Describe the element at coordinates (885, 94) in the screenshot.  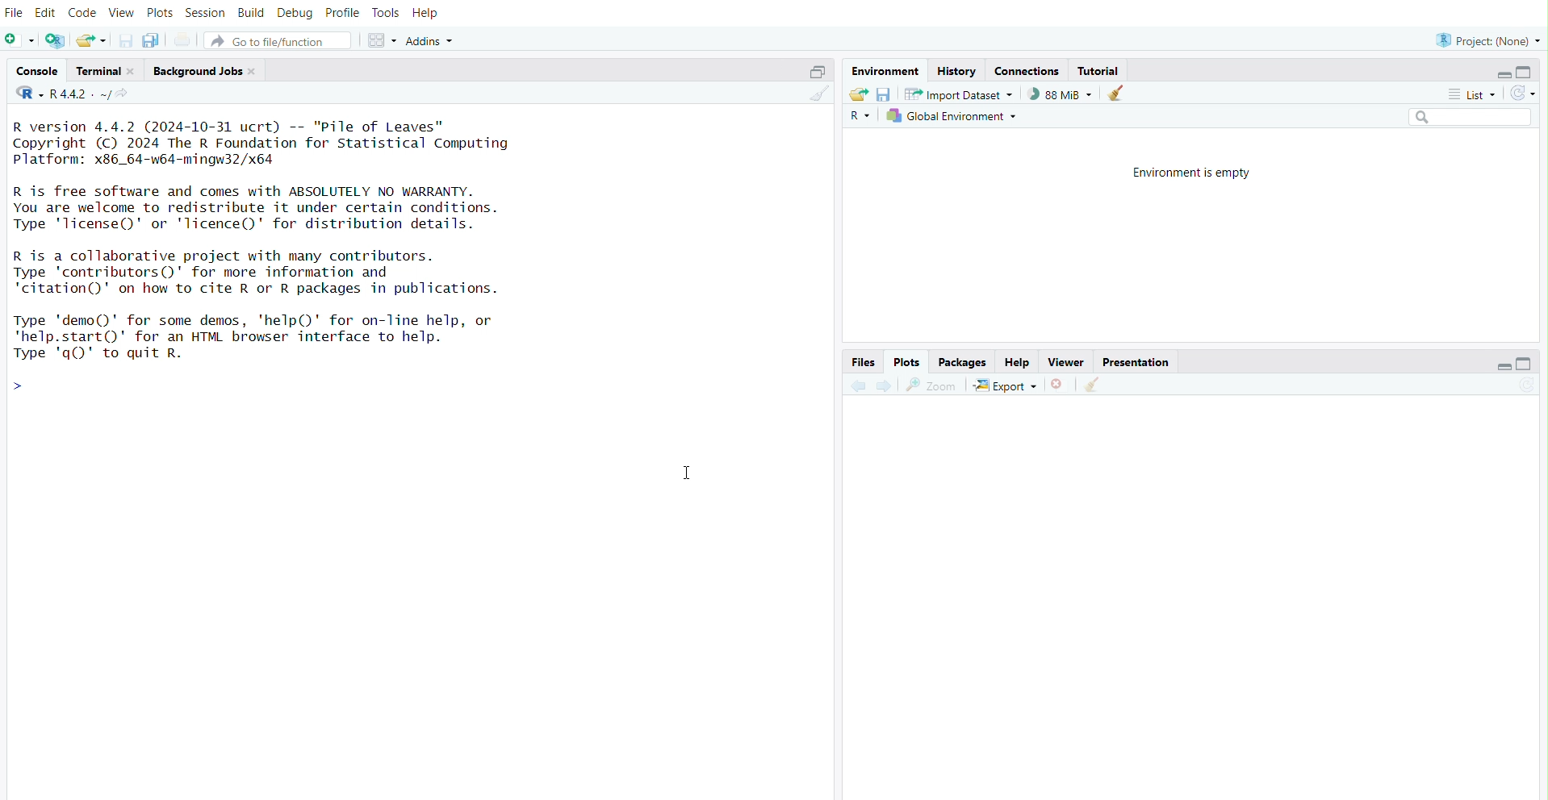
I see `save workspace as` at that location.